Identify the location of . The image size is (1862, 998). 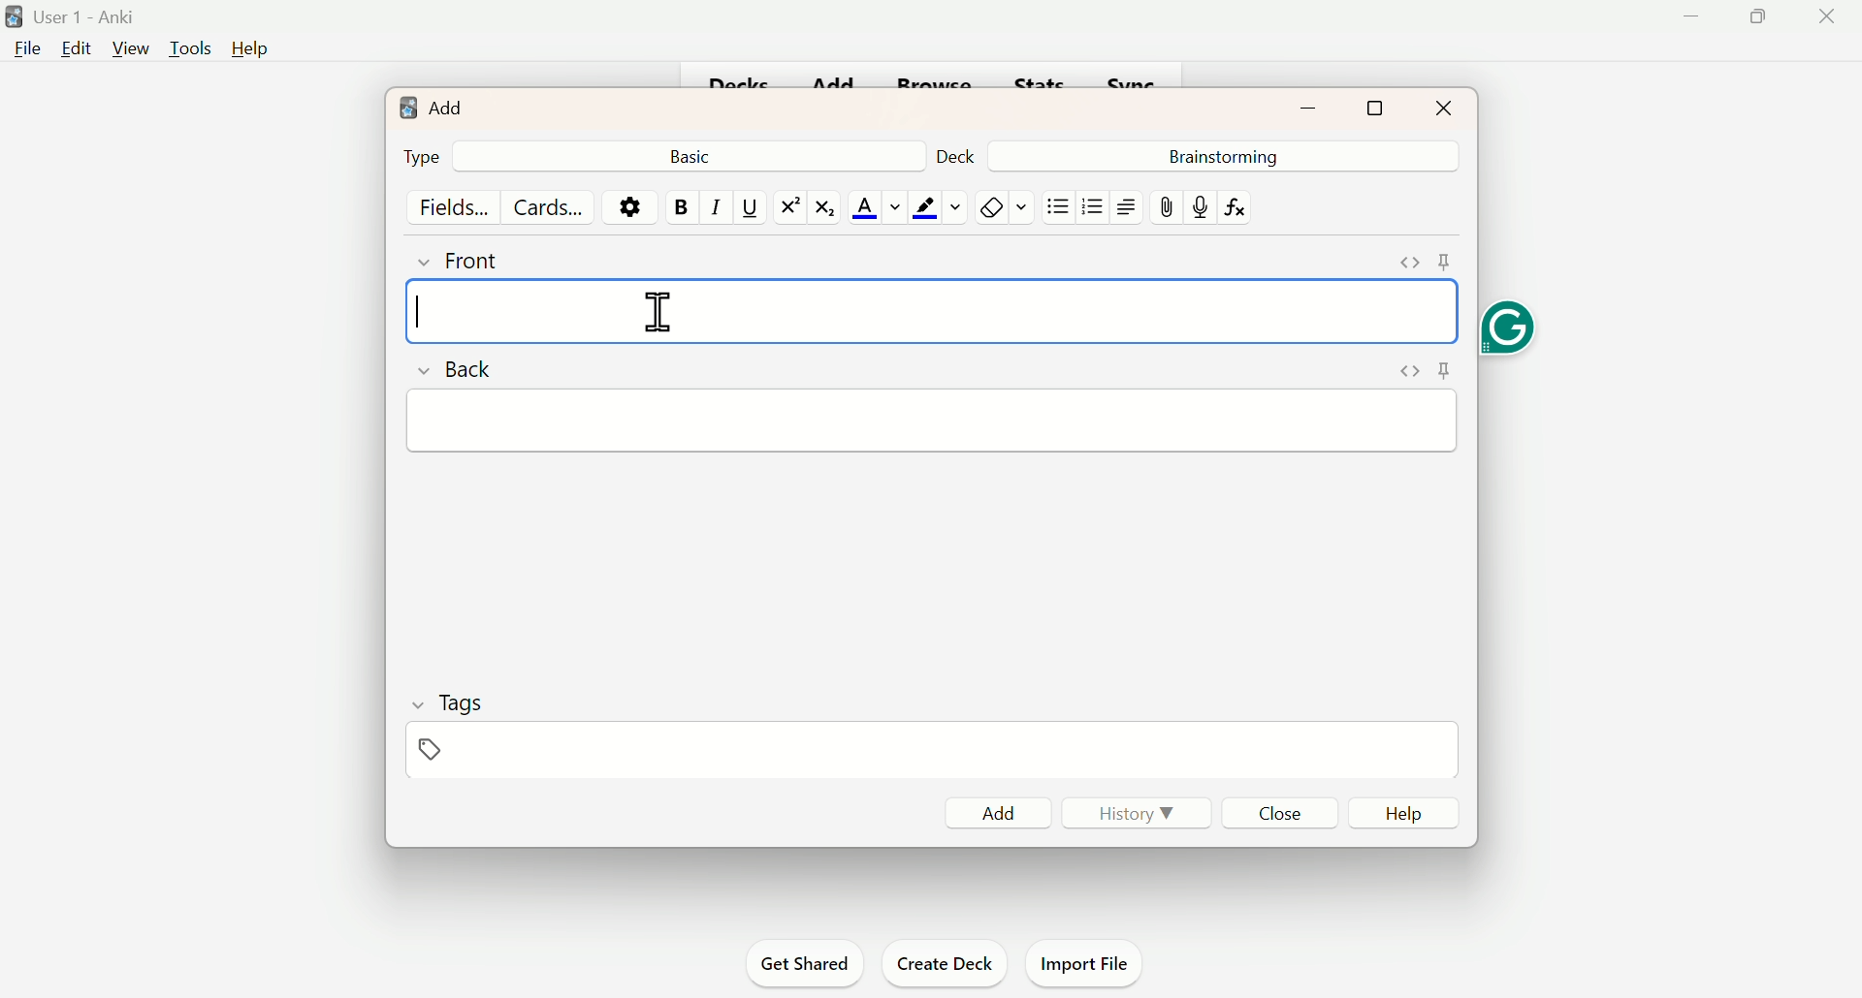
(1450, 108).